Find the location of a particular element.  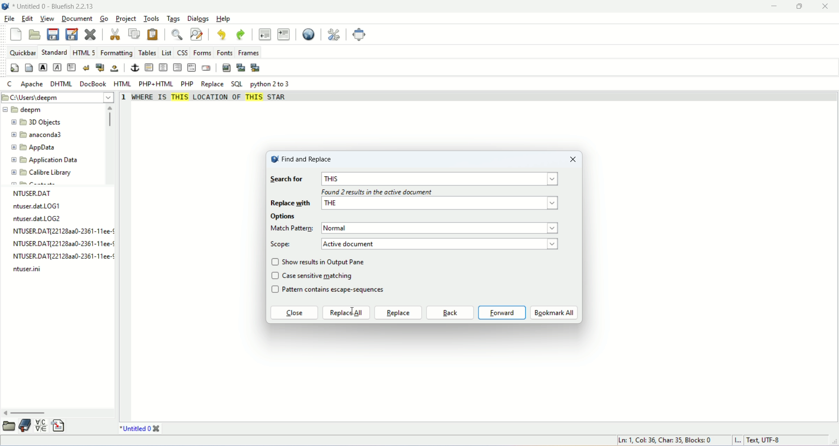

document is located at coordinates (78, 18).